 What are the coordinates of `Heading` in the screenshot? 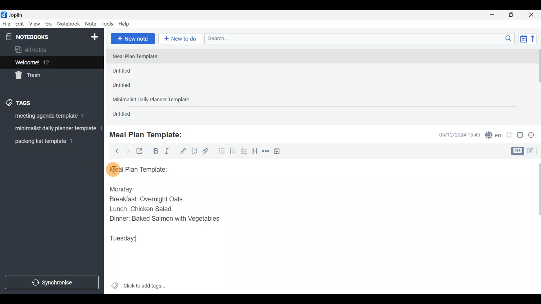 It's located at (255, 152).